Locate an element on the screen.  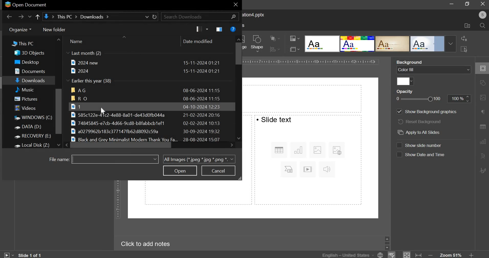
design is located at coordinates (428, 44).